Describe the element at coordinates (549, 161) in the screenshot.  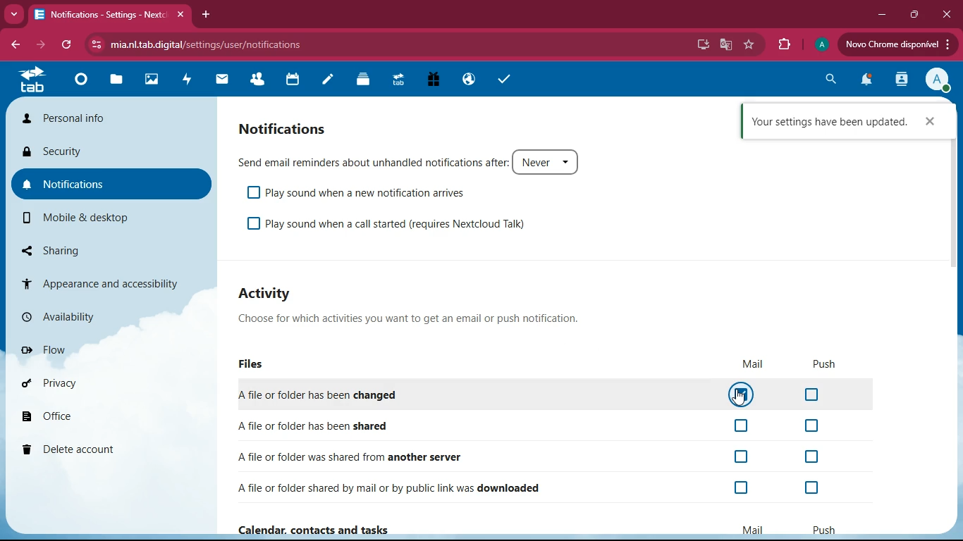
I see `never` at that location.